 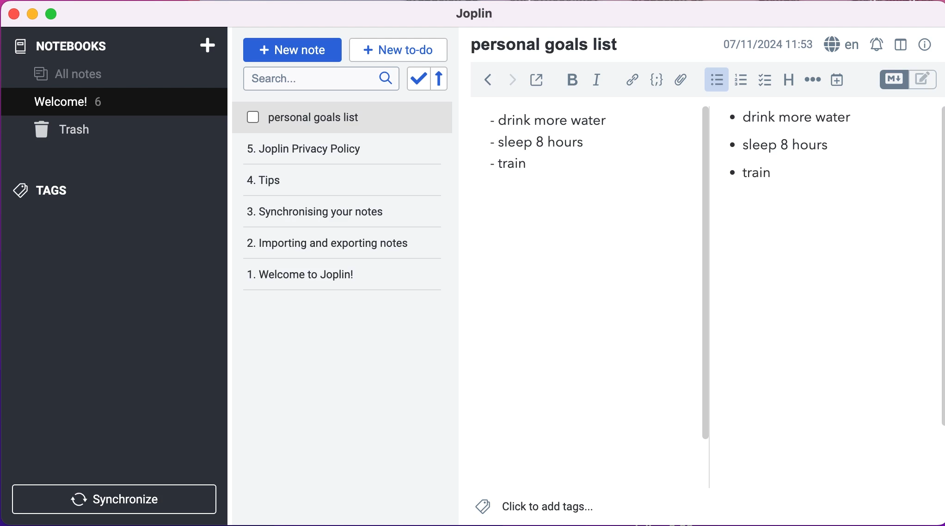 What do you see at coordinates (551, 45) in the screenshot?
I see `personal goals list` at bounding box center [551, 45].